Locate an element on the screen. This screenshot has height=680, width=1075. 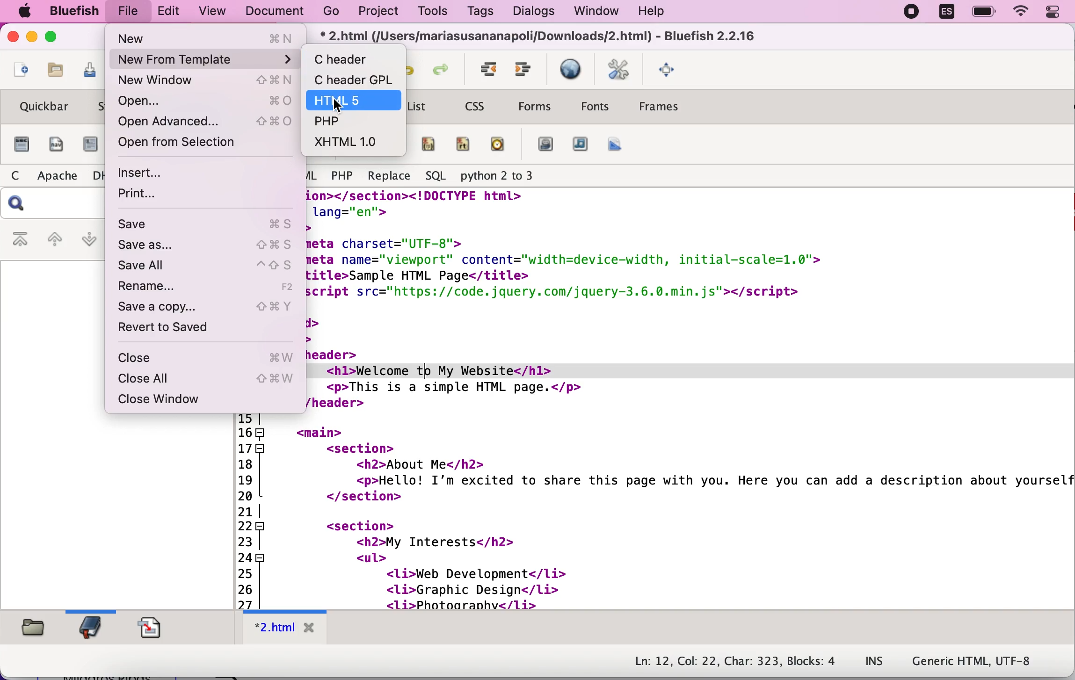
revert to saved is located at coordinates (181, 331).